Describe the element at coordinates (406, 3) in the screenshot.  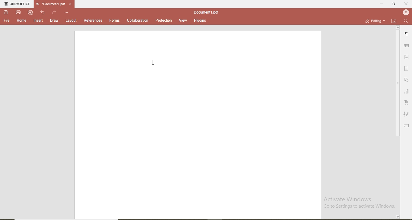
I see `close` at that location.